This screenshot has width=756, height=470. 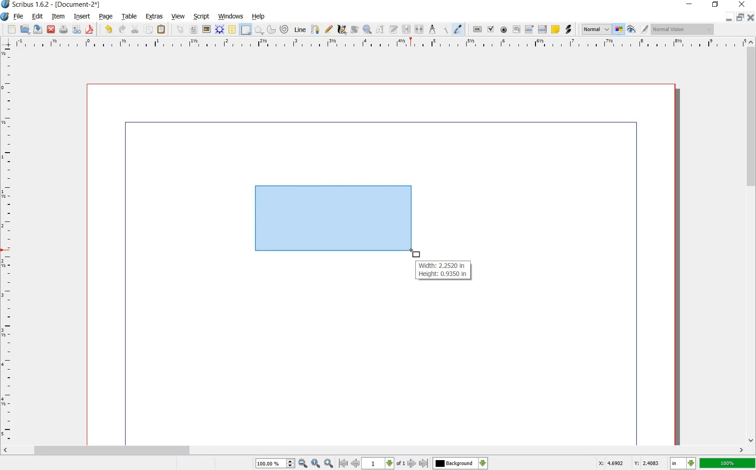 What do you see at coordinates (368, 28) in the screenshot?
I see `ZOOM IN OR OUT` at bounding box center [368, 28].